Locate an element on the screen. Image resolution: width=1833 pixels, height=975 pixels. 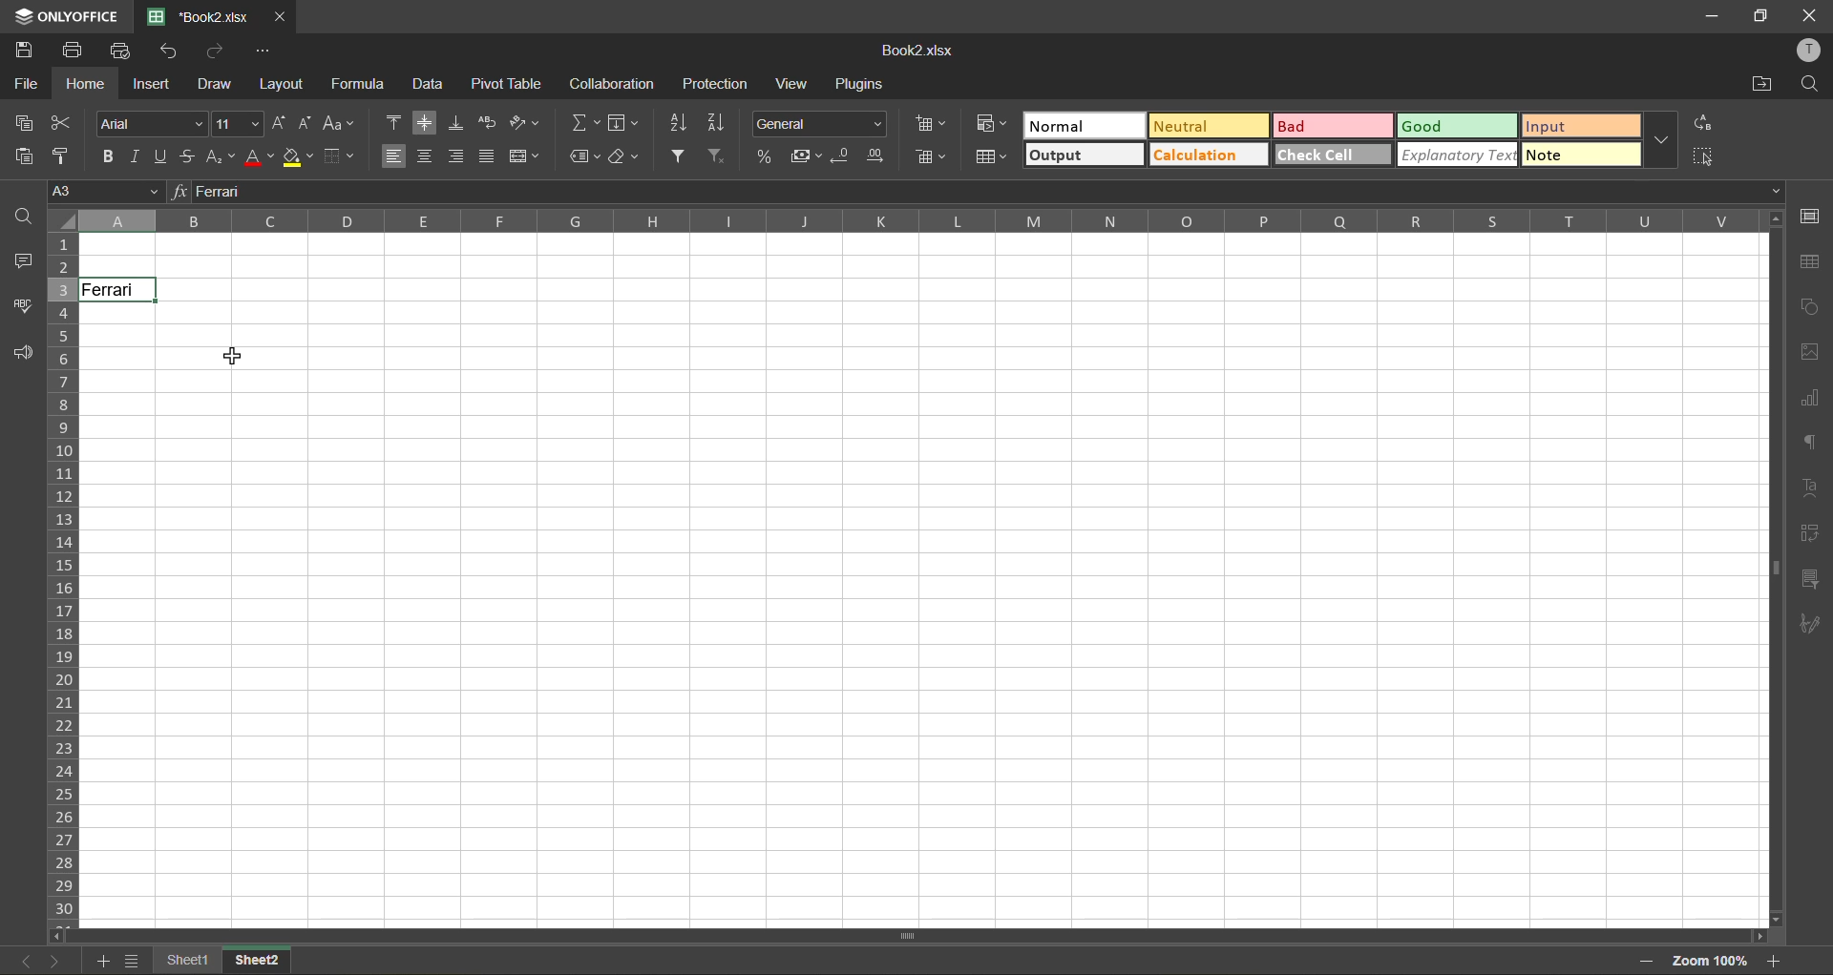
save is located at coordinates (19, 50).